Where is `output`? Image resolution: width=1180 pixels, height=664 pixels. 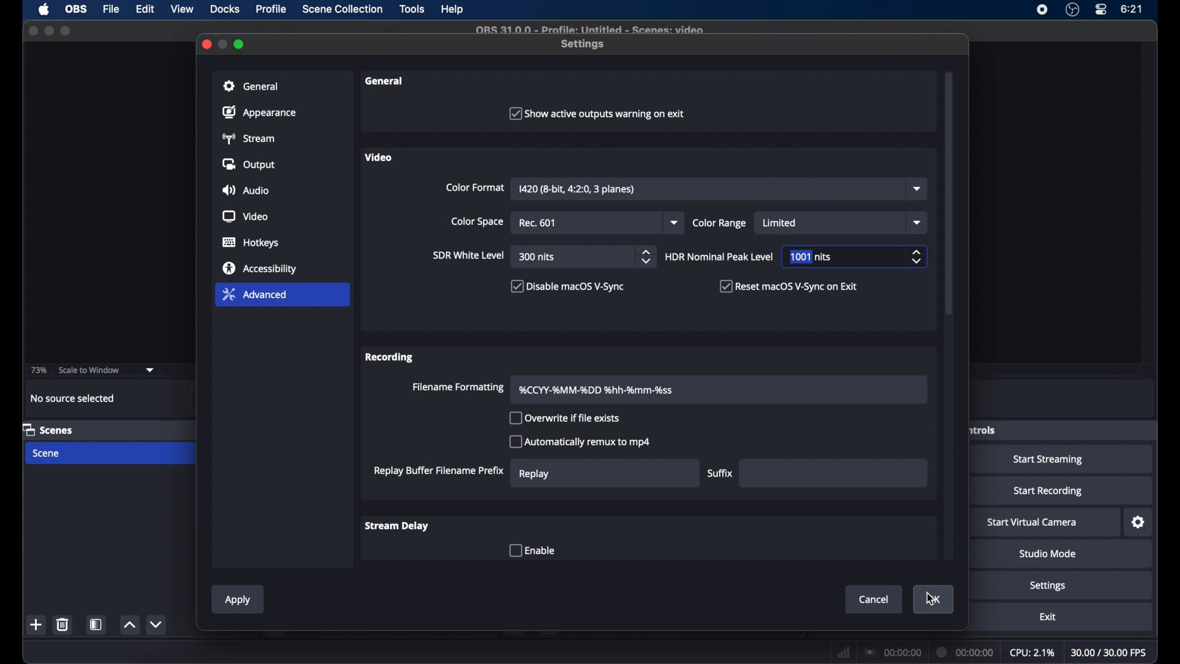 output is located at coordinates (247, 164).